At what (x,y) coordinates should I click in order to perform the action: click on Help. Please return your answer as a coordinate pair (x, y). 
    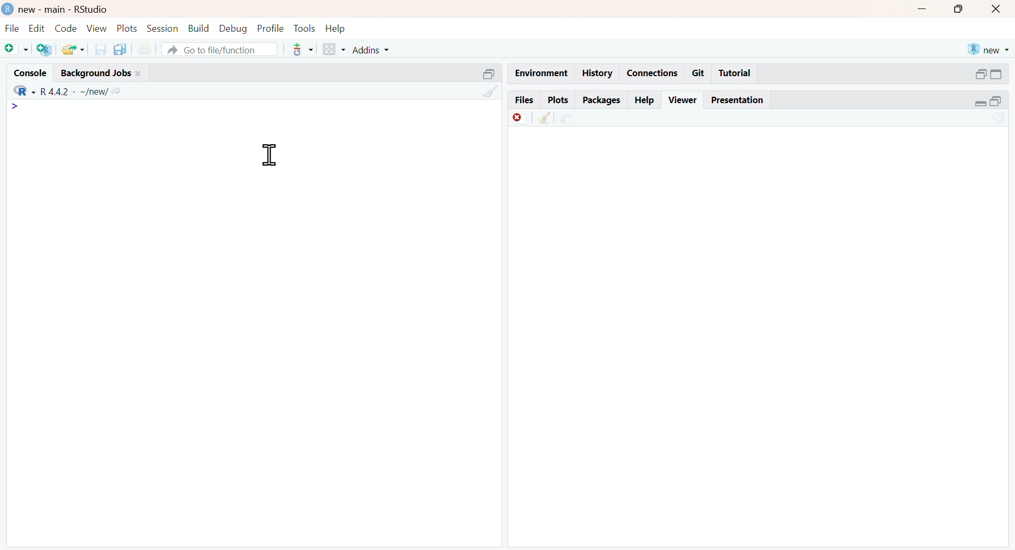
    Looking at the image, I should click on (645, 99).